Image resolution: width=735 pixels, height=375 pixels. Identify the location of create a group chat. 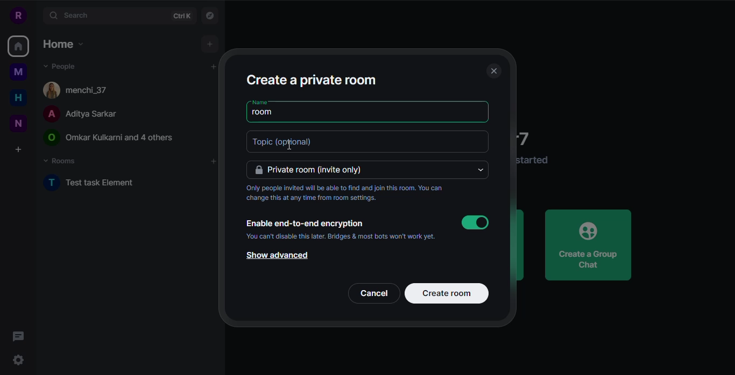
(589, 244).